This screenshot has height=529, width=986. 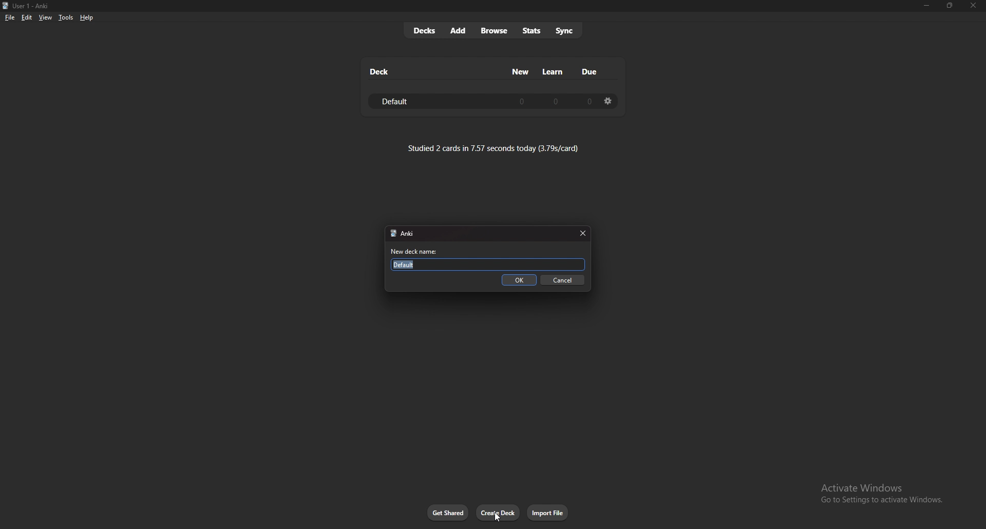 What do you see at coordinates (494, 148) in the screenshot?
I see `studied 2 cards in 7.57 seconds today (3.79s/card)` at bounding box center [494, 148].